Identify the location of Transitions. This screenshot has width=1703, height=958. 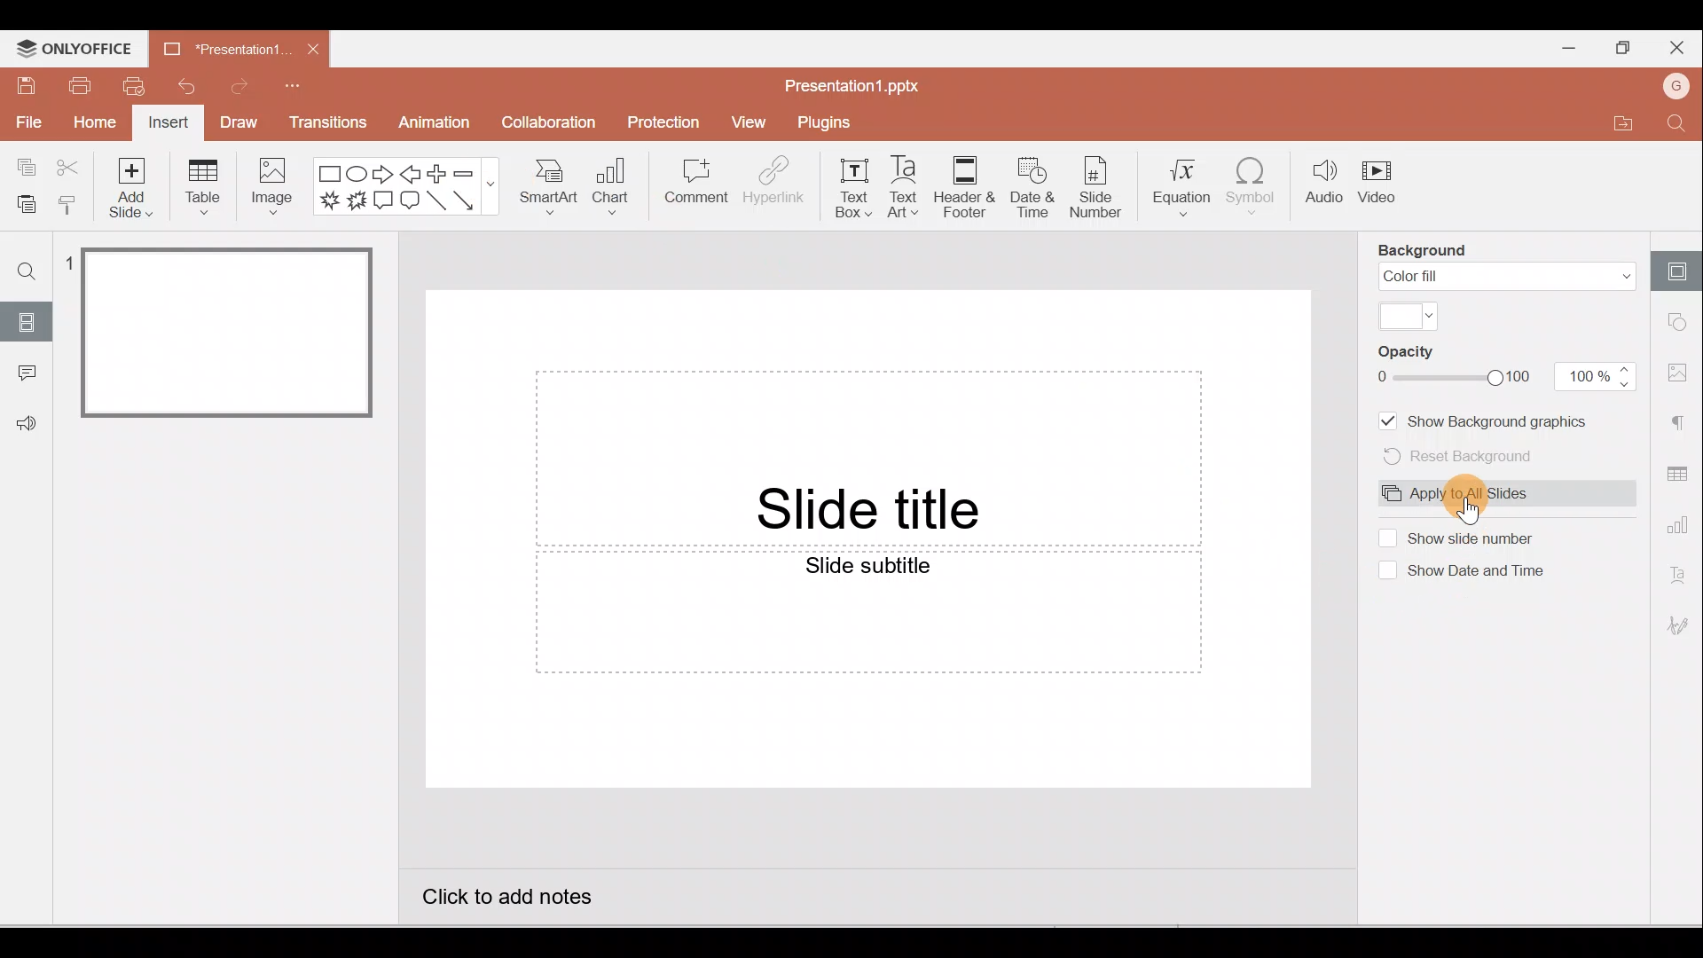
(329, 123).